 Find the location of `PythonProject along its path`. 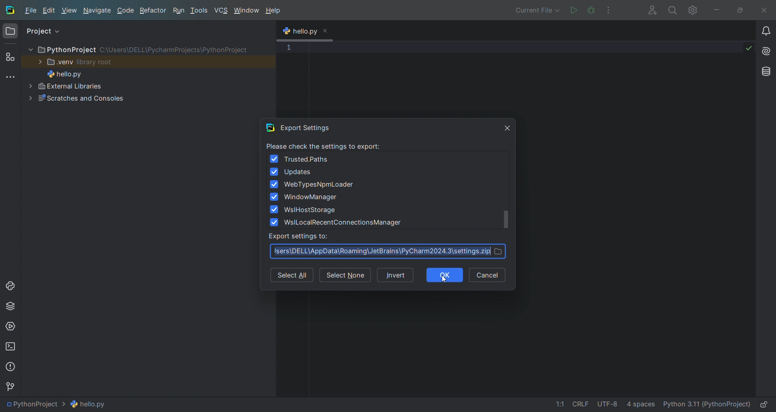

PythonProject along its path is located at coordinates (137, 49).